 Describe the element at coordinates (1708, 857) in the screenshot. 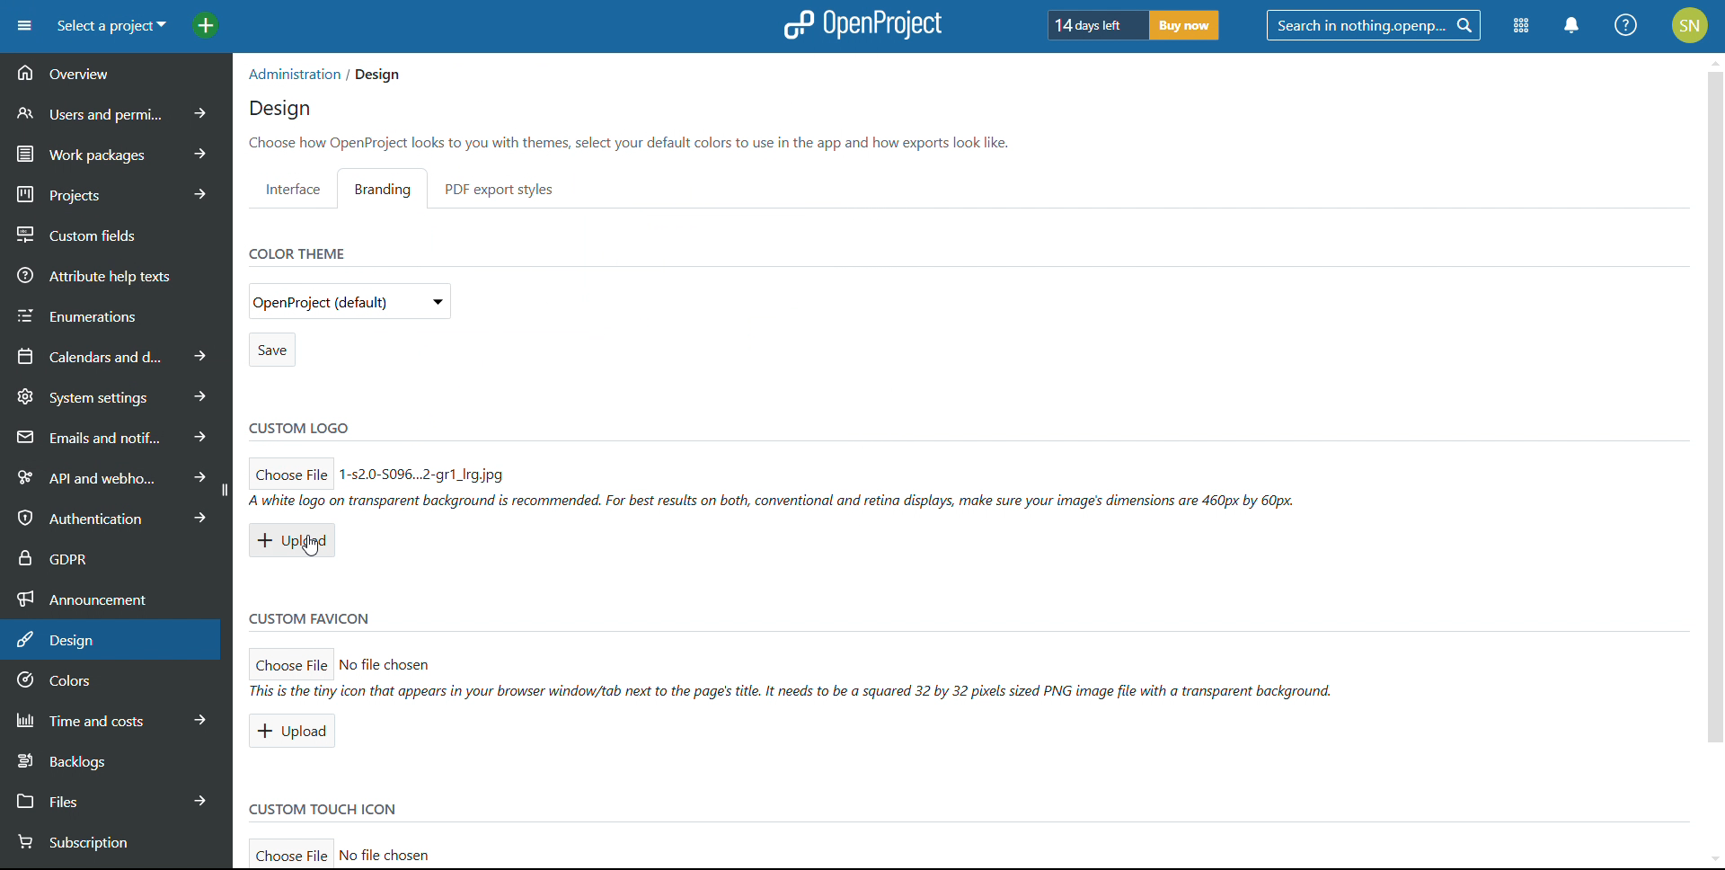

I see `scroll down` at that location.